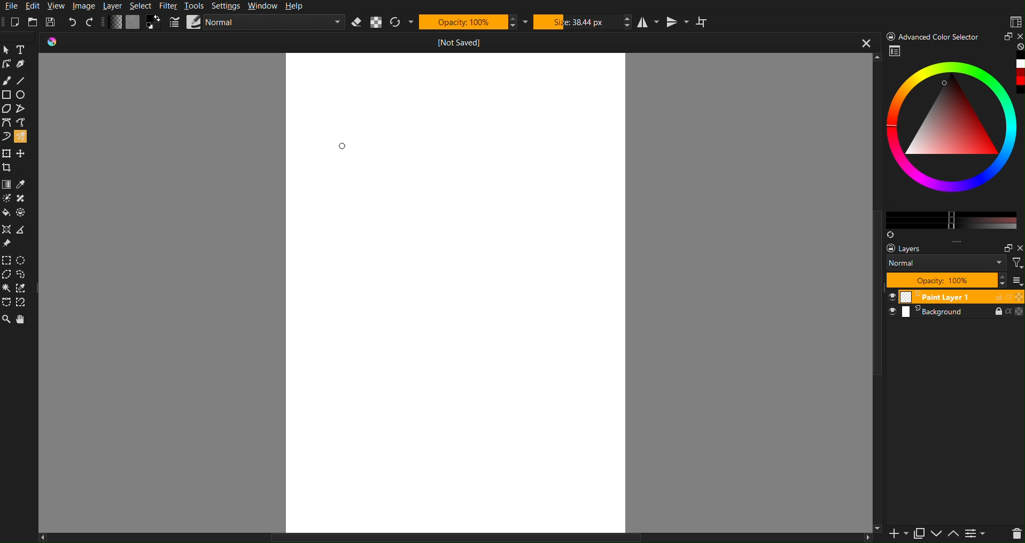 The height and width of the screenshot is (543, 1025). Describe the element at coordinates (977, 536) in the screenshot. I see `contrast` at that location.